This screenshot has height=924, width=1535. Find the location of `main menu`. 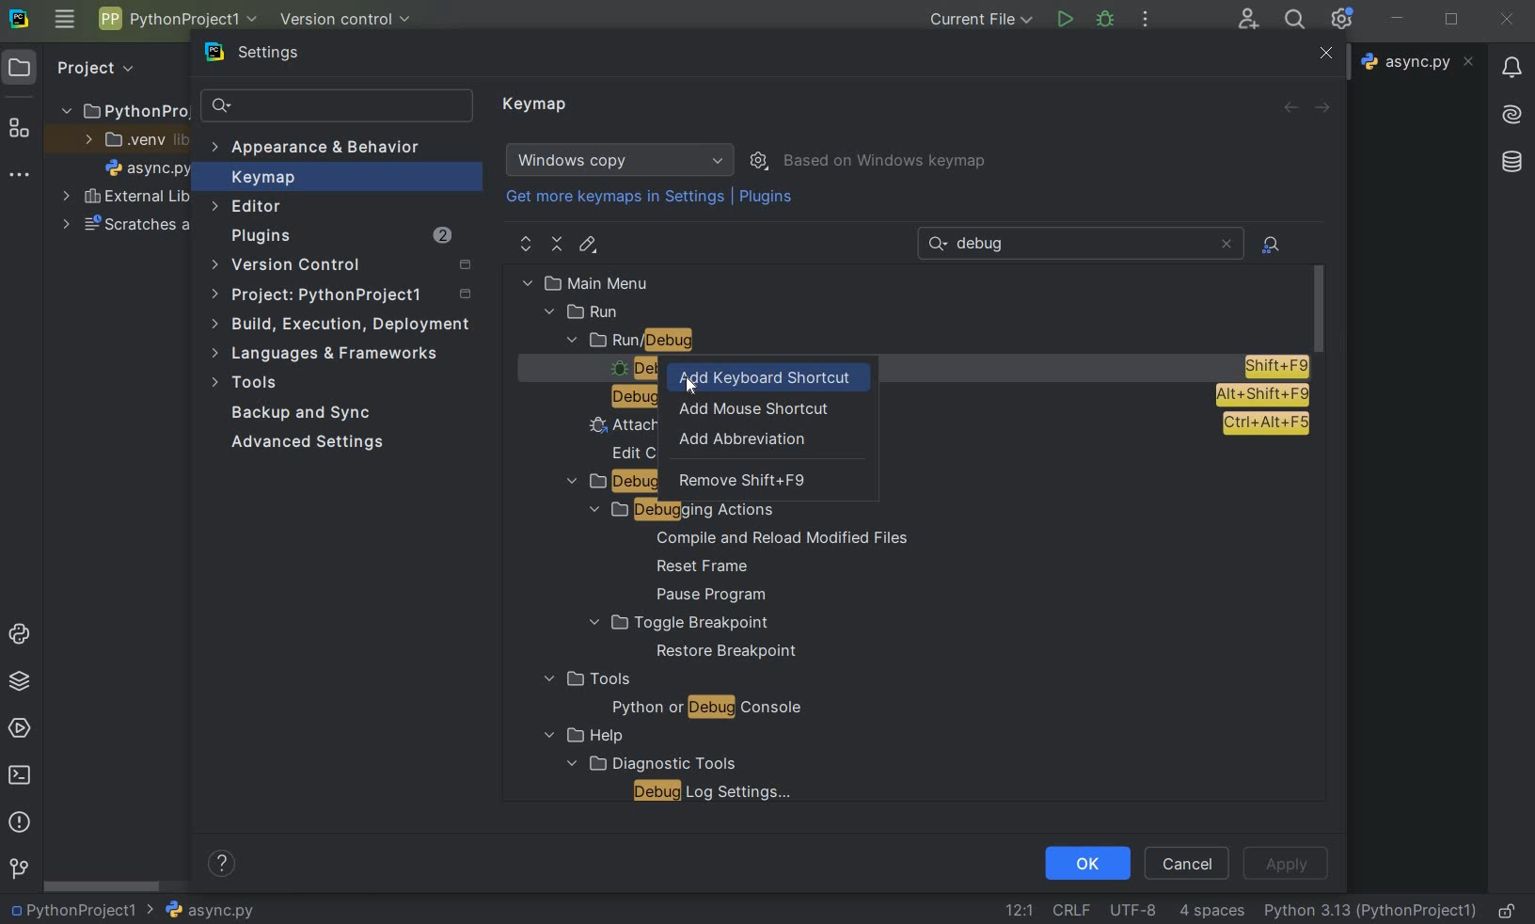

main menu is located at coordinates (626, 282).